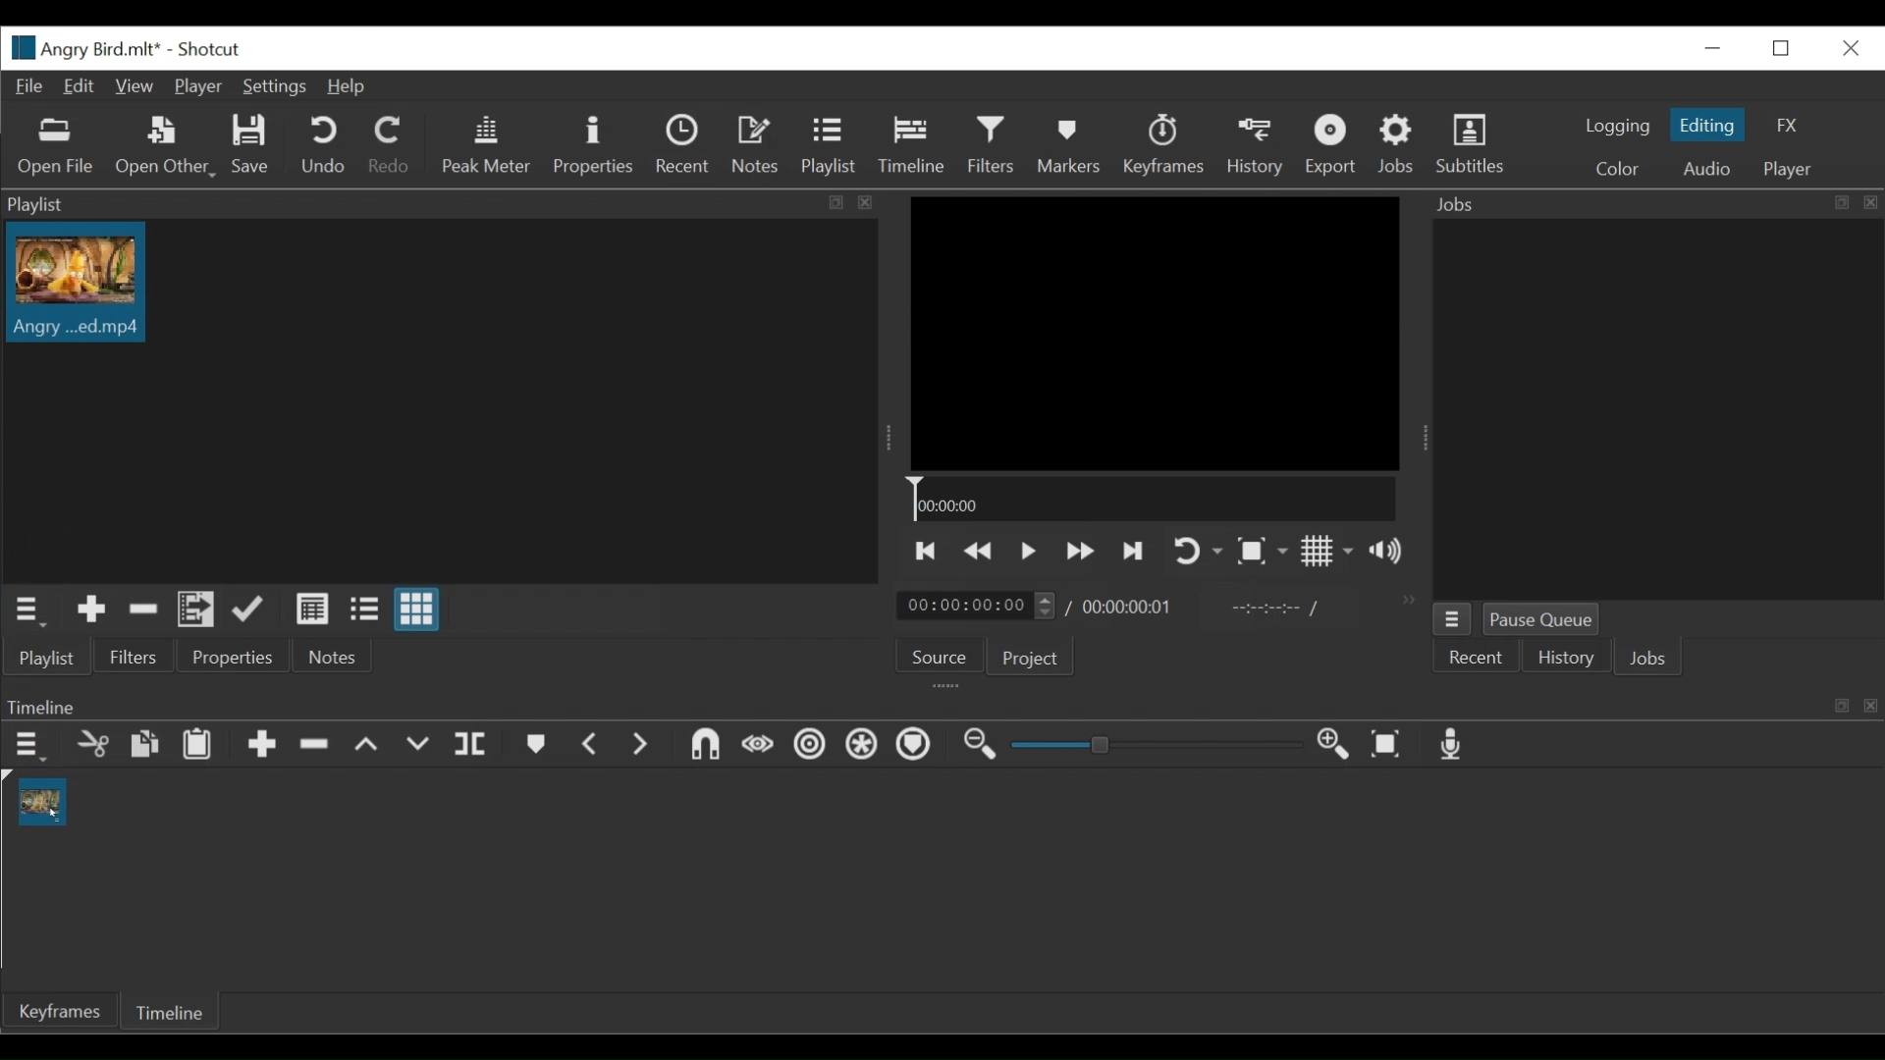 Image resolution: width=1885 pixels, height=1060 pixels. What do you see at coordinates (1083, 552) in the screenshot?
I see `Play forward quickly` at bounding box center [1083, 552].